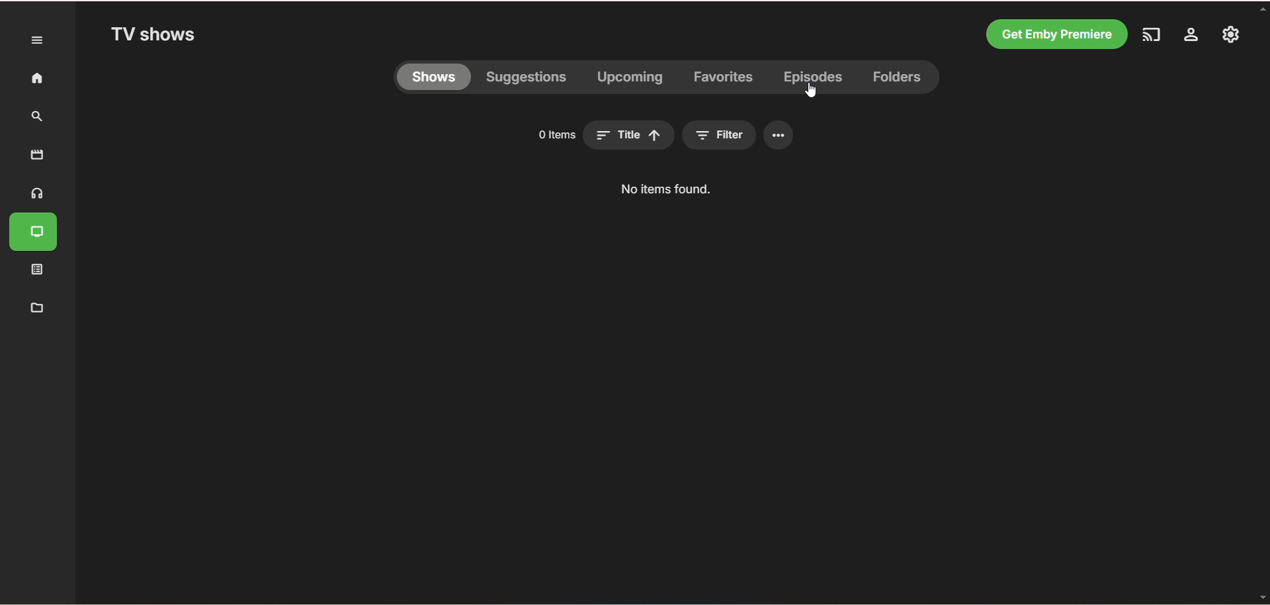 This screenshot has width=1270, height=605. What do you see at coordinates (37, 116) in the screenshot?
I see `search` at bounding box center [37, 116].